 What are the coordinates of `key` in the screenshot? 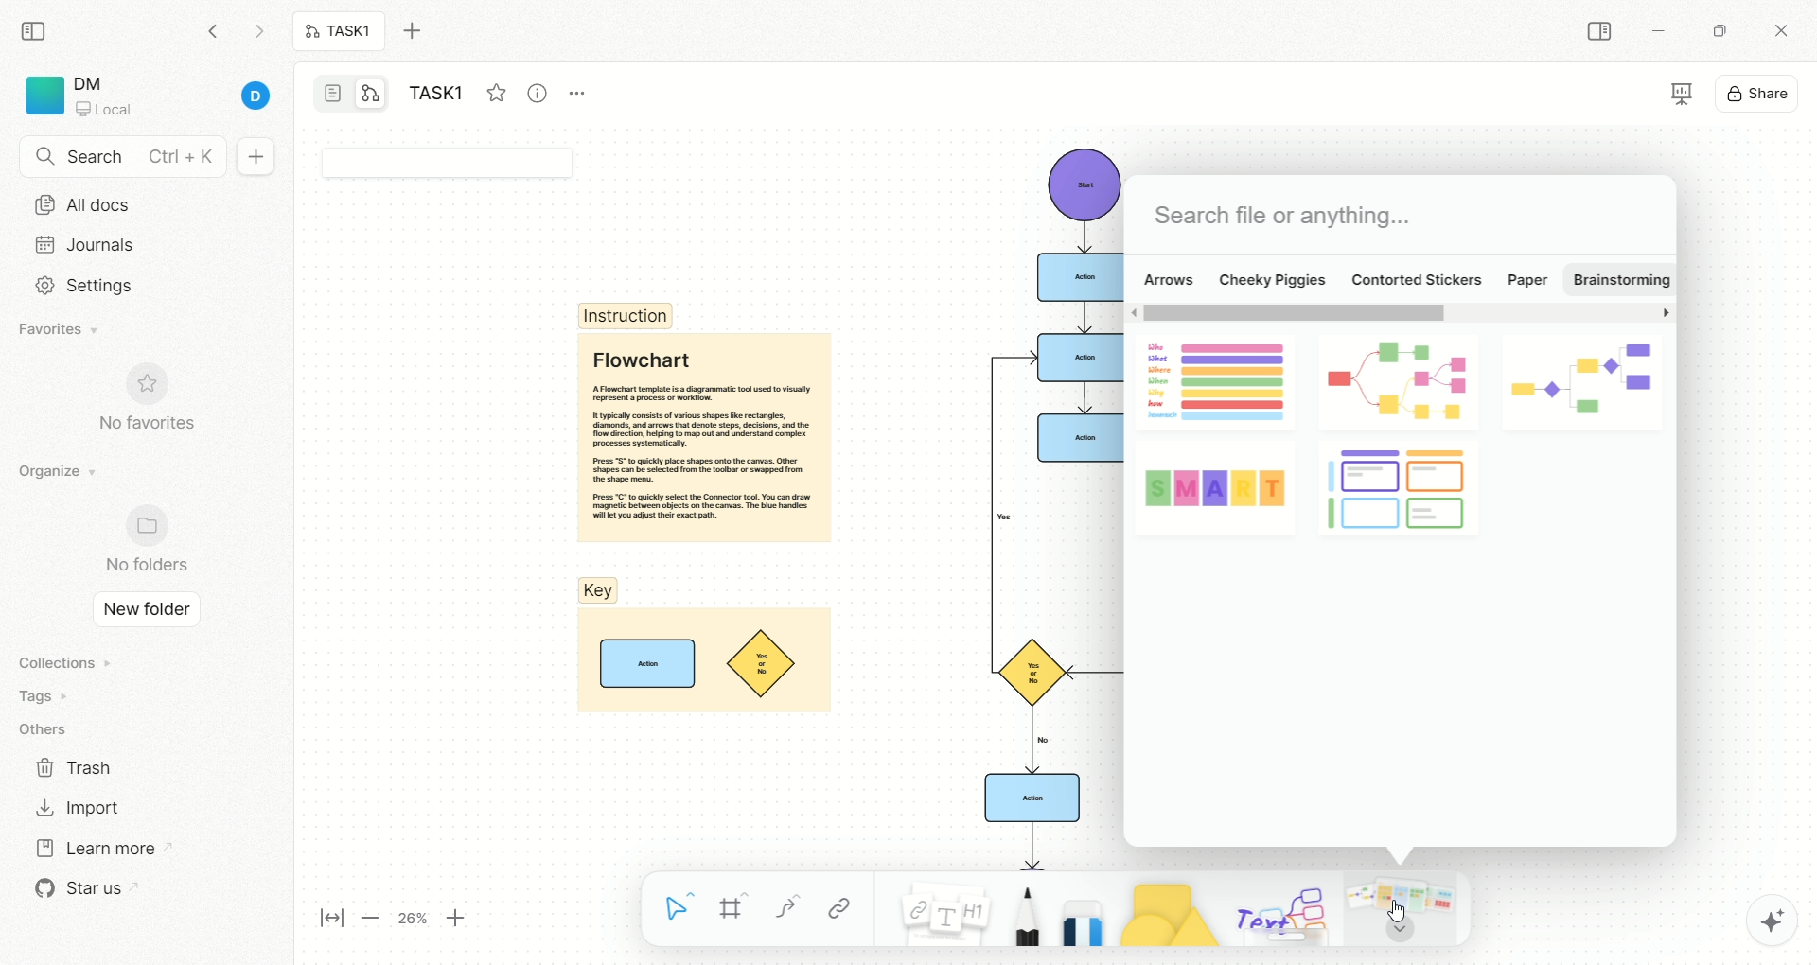 It's located at (701, 648).